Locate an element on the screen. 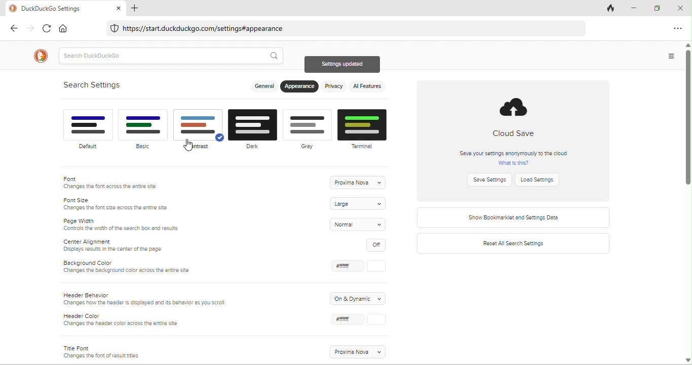  privacy is located at coordinates (334, 87).